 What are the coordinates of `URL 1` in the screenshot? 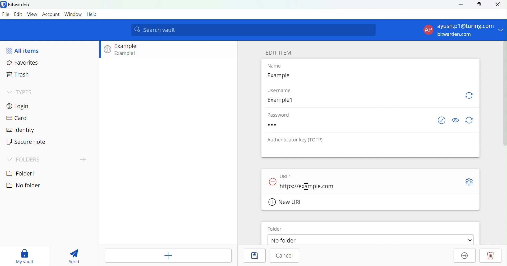 It's located at (288, 175).